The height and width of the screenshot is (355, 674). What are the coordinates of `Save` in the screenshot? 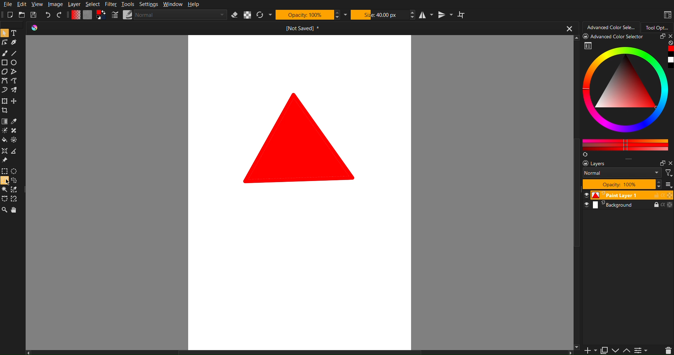 It's located at (34, 15).